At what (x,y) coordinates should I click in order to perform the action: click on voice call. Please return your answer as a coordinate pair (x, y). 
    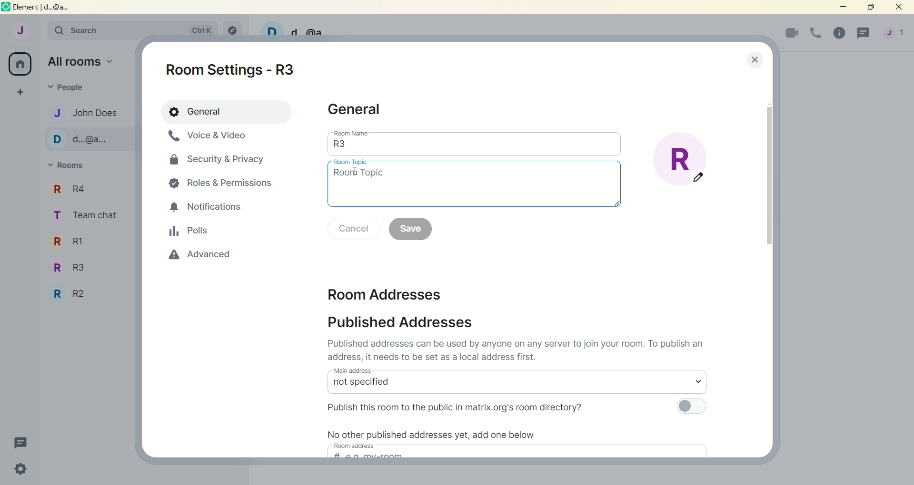
    Looking at the image, I should click on (816, 32).